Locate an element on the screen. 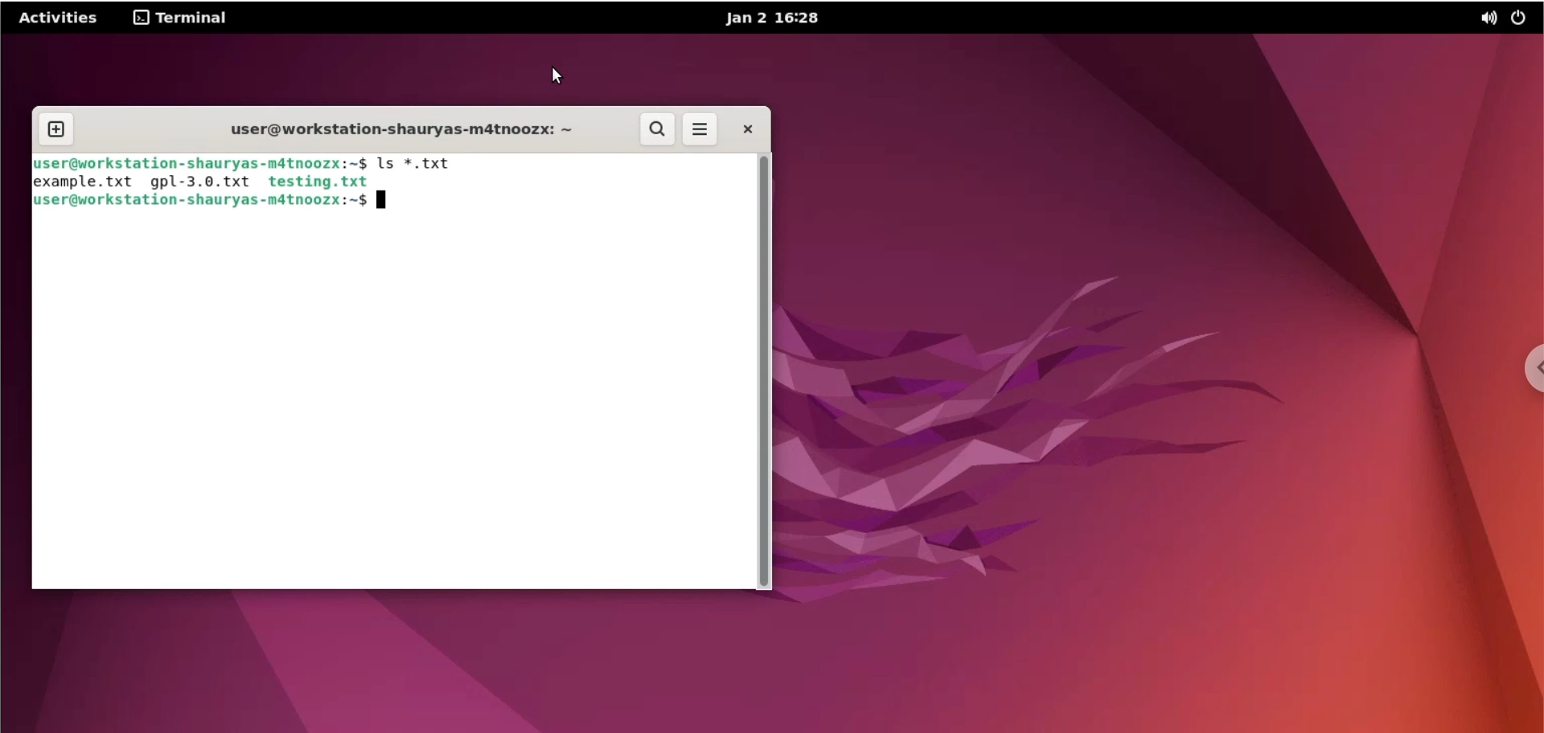 The image size is (1544, 733). text cursor is located at coordinates (380, 200).